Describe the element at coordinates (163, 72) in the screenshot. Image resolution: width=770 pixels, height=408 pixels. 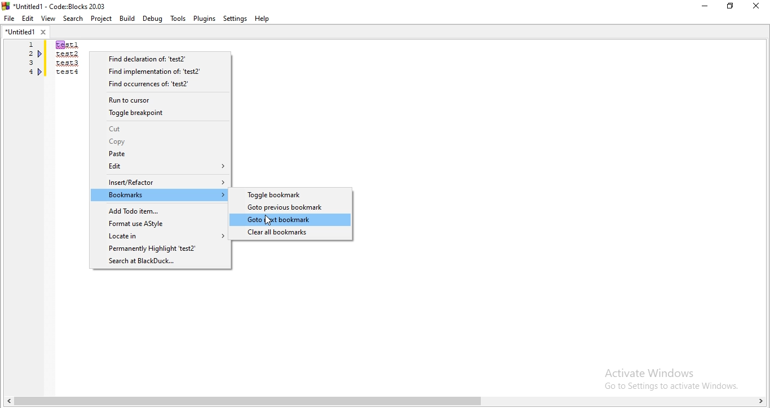
I see `Find implementation of 'test2"` at that location.